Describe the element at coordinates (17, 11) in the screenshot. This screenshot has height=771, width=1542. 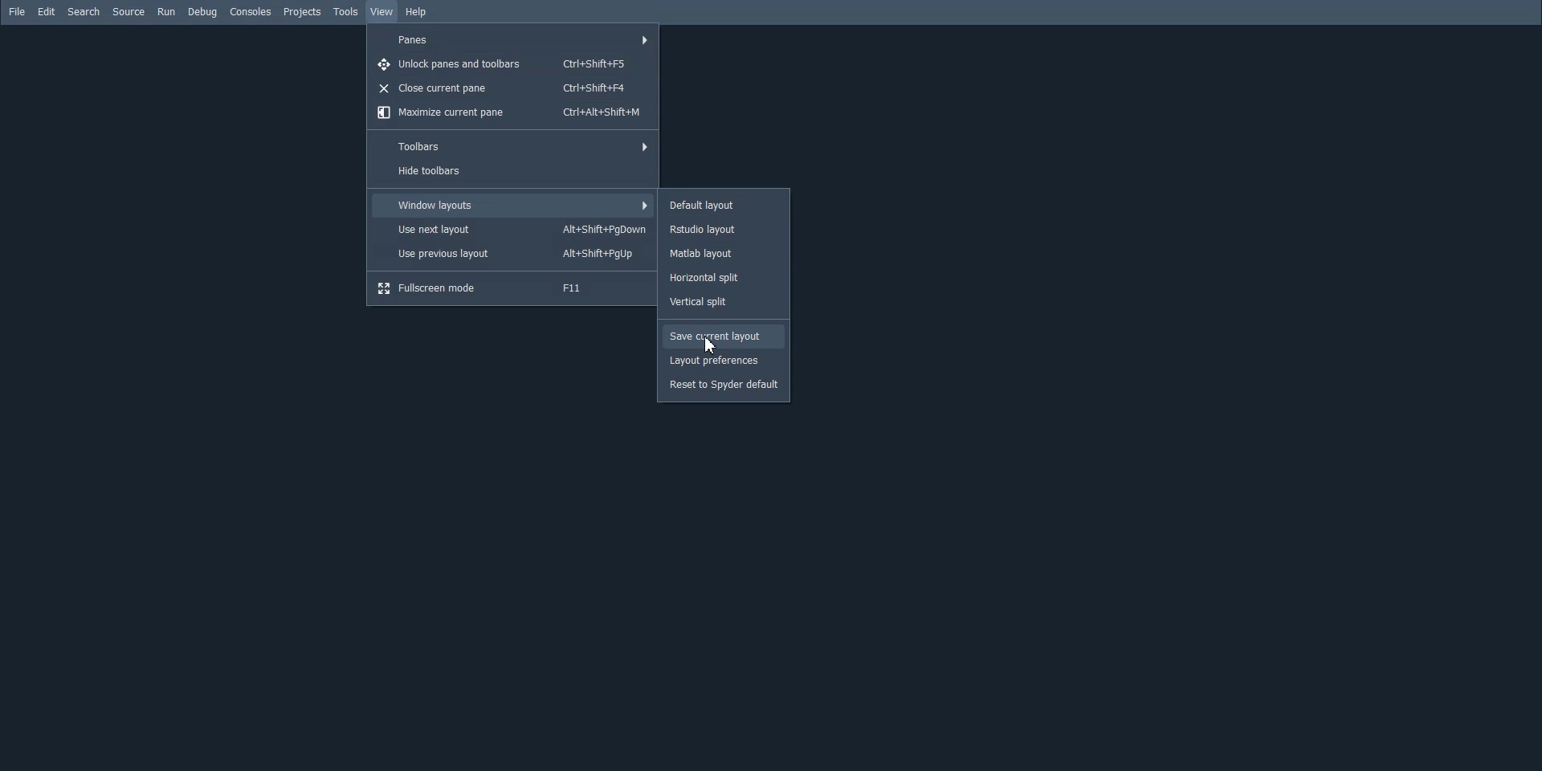
I see `File` at that location.